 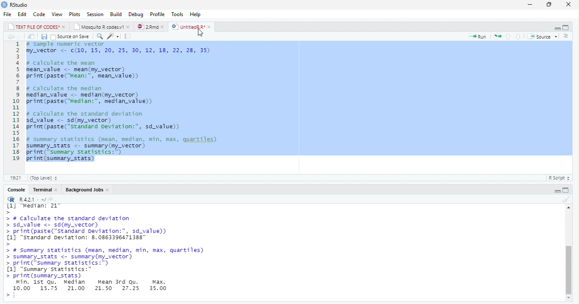 What do you see at coordinates (17, 190) in the screenshot?
I see `Console` at bounding box center [17, 190].